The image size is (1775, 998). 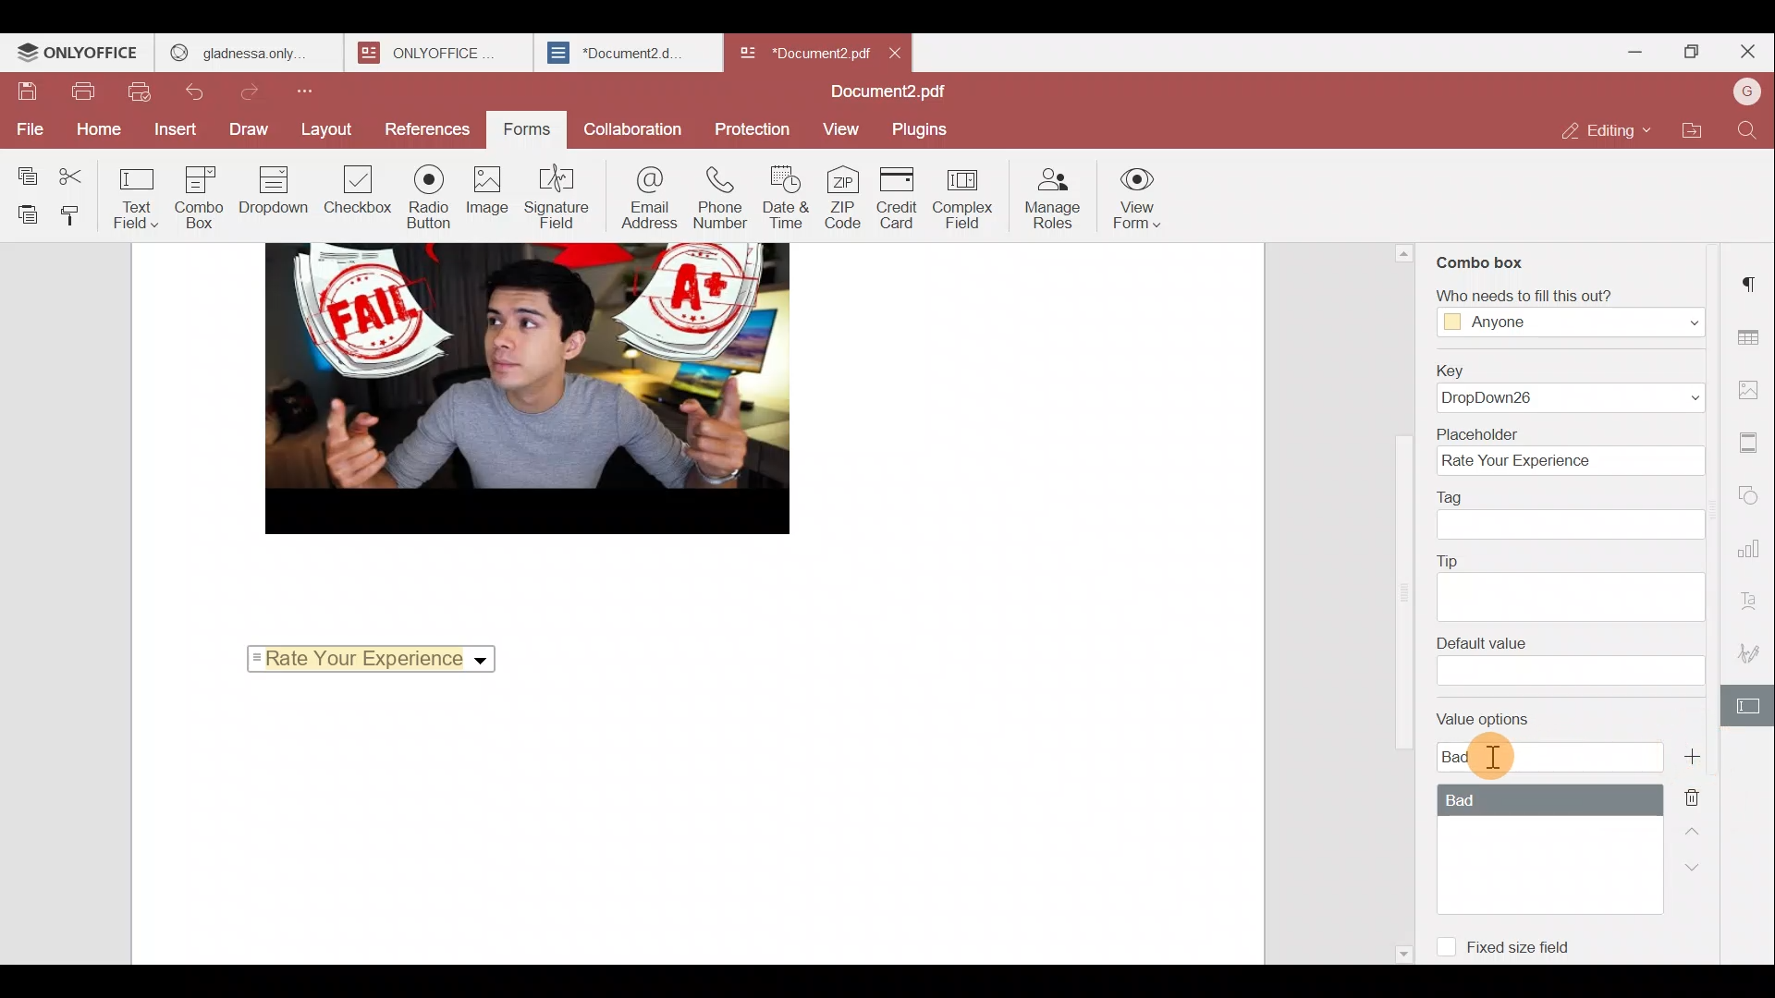 I want to click on Close, so click(x=898, y=50).